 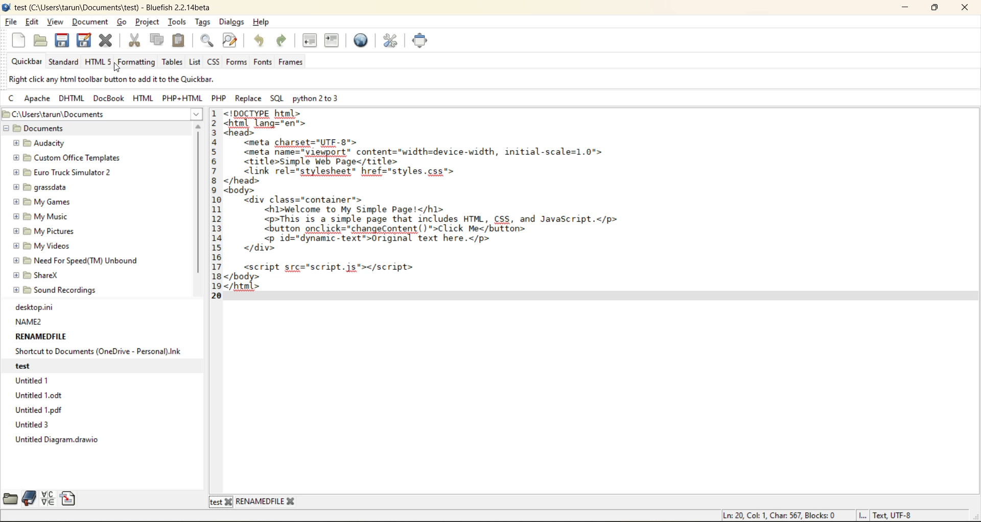 I want to click on tags, so click(x=204, y=23).